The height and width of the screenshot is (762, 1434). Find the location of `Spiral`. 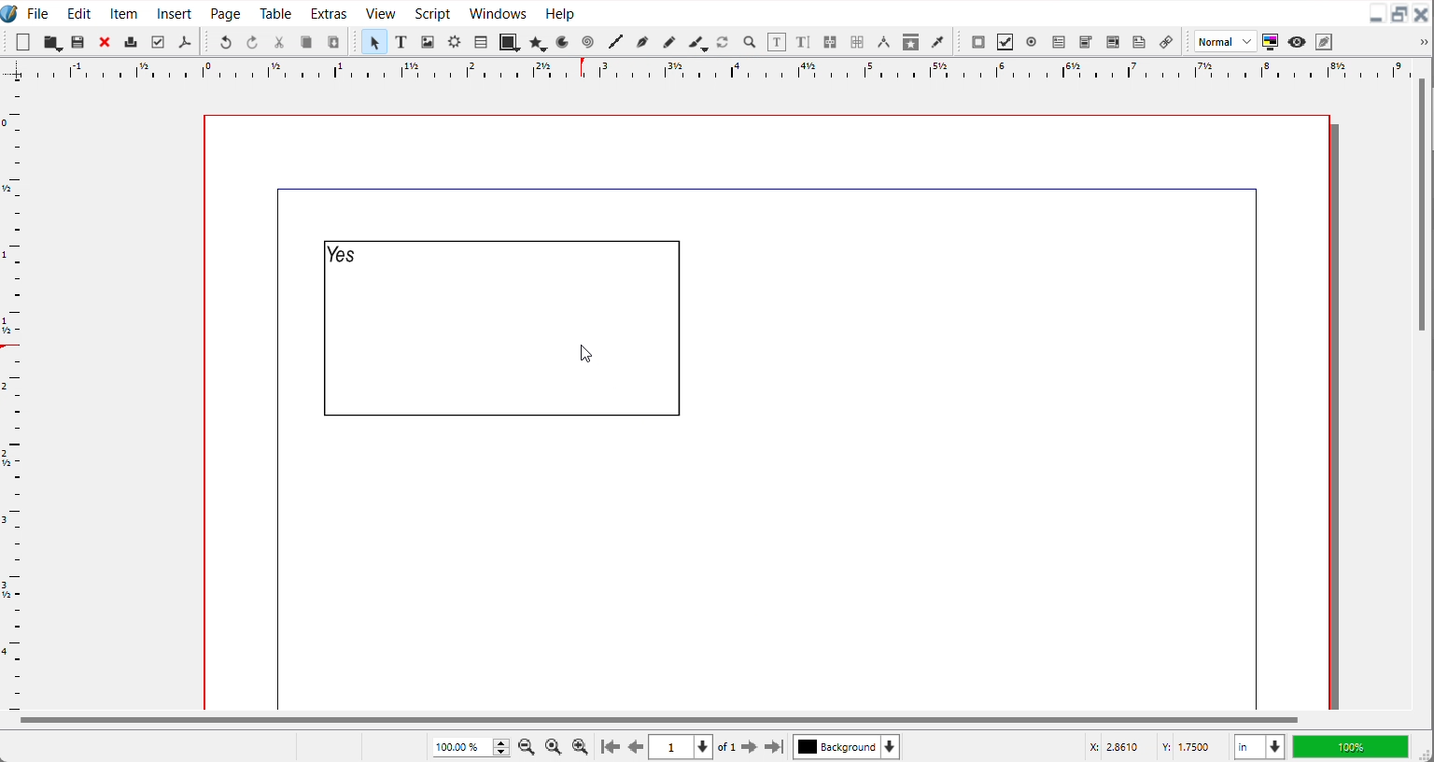

Spiral is located at coordinates (586, 42).